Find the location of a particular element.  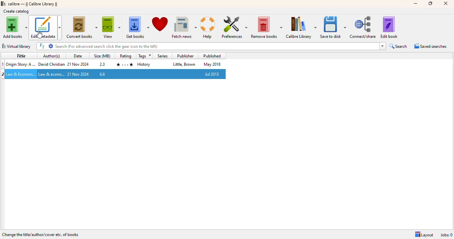

published is located at coordinates (212, 74).